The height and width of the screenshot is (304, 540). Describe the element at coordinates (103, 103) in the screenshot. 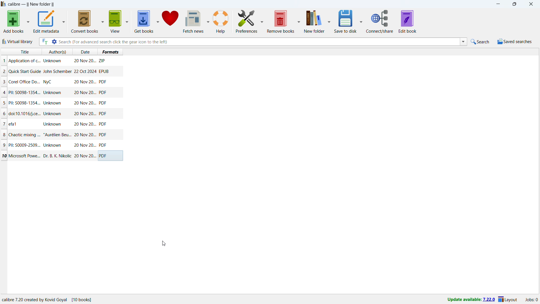

I see `PDF` at that location.